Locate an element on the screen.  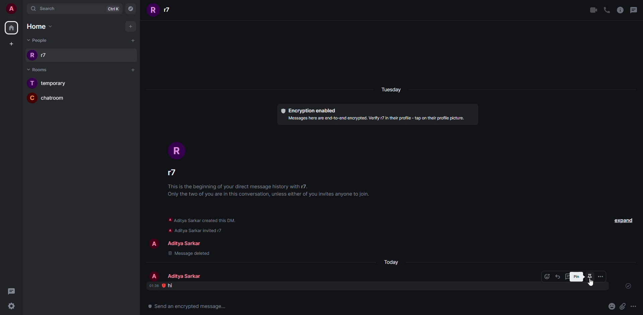
threads is located at coordinates (633, 10).